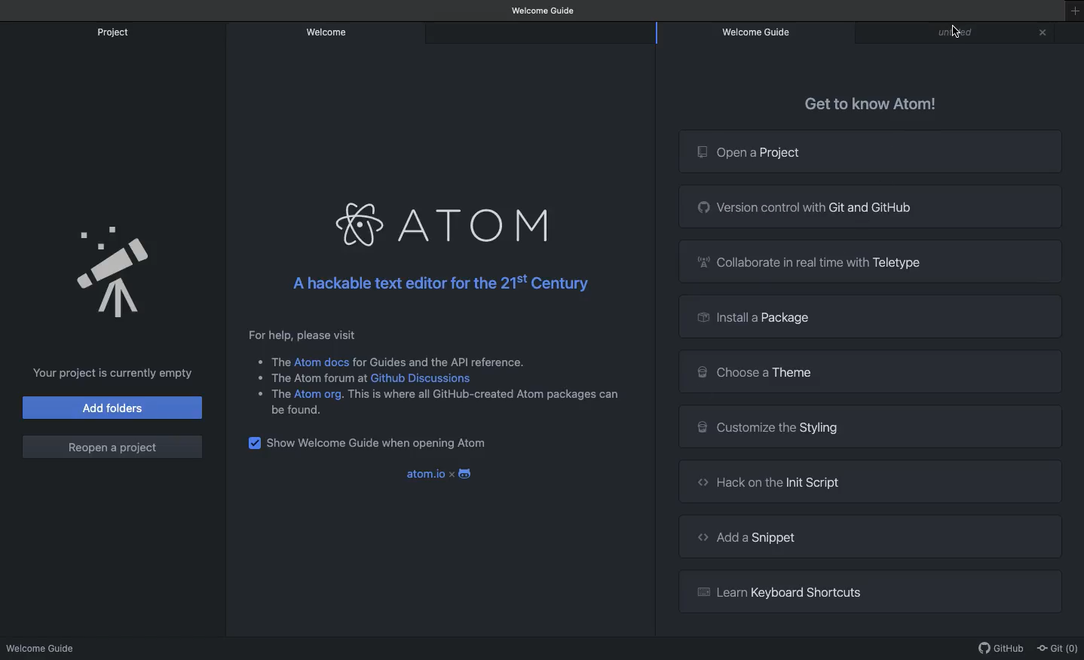 Image resolution: width=1084 pixels, height=660 pixels. Describe the element at coordinates (702, 261) in the screenshot. I see `logo Colab` at that location.